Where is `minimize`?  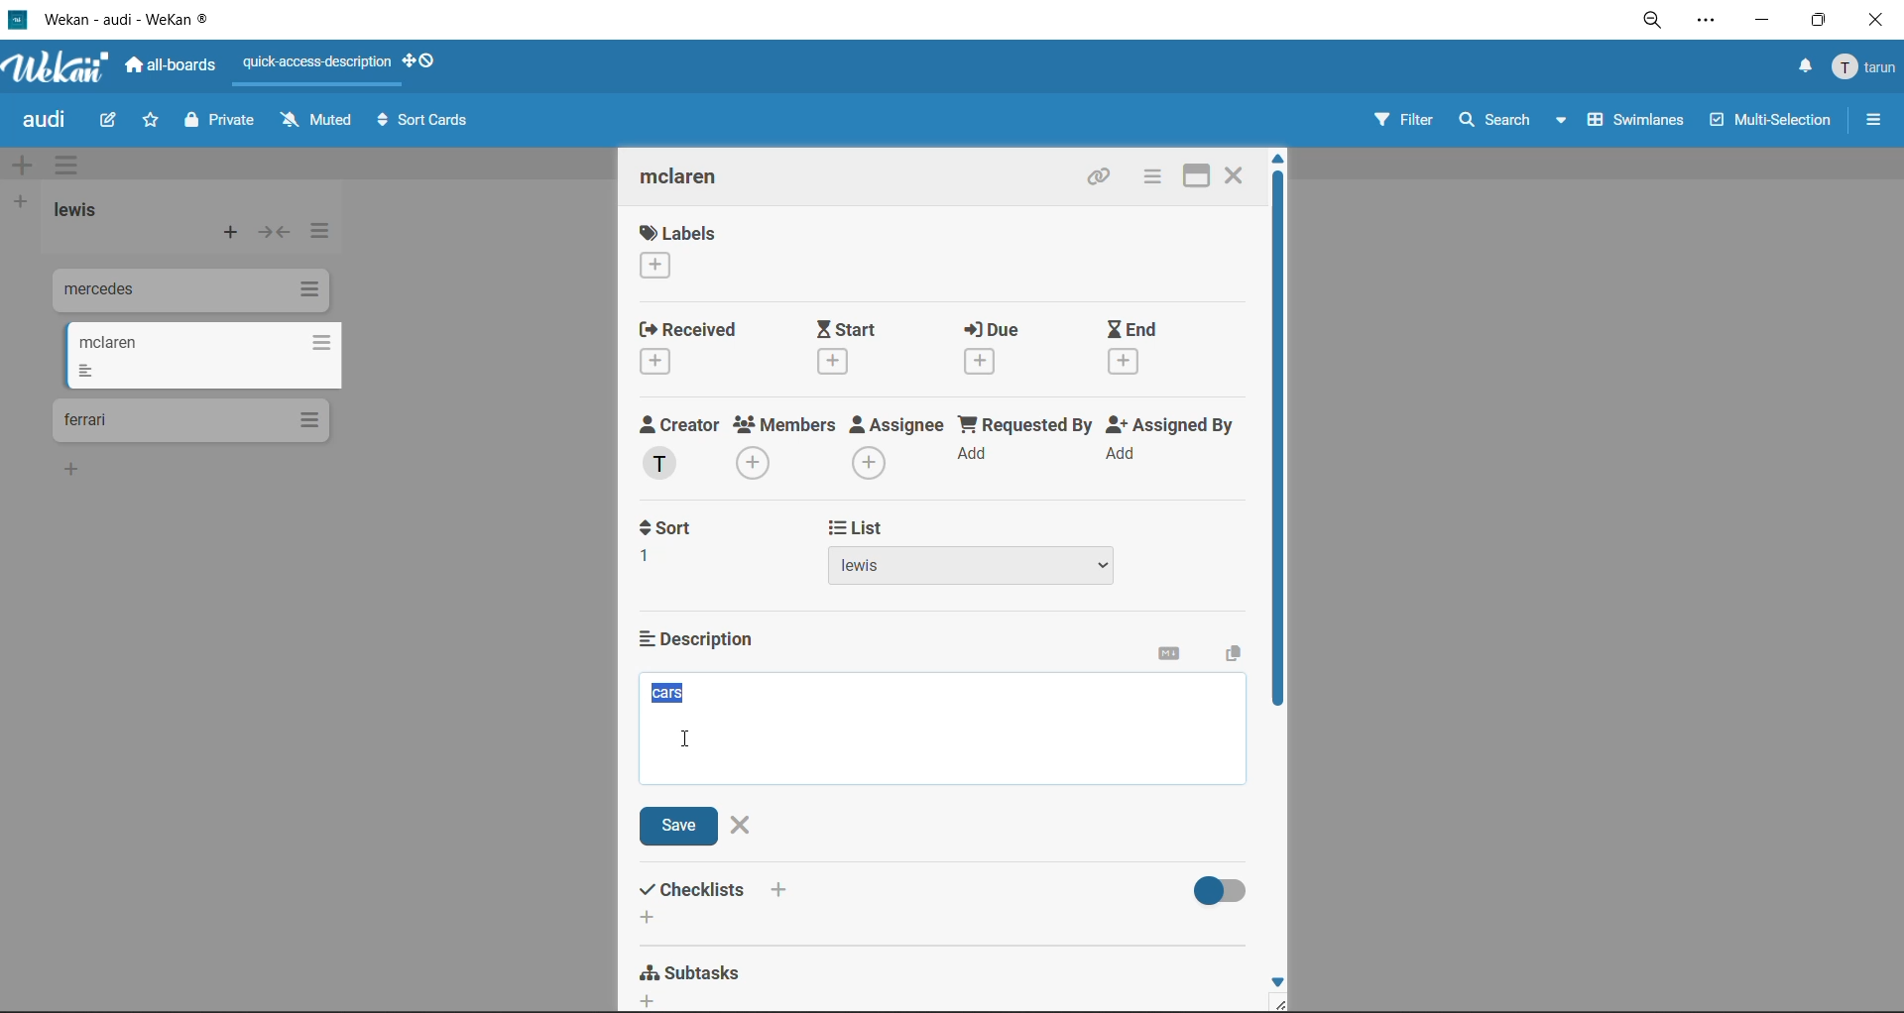
minimize is located at coordinates (1760, 18).